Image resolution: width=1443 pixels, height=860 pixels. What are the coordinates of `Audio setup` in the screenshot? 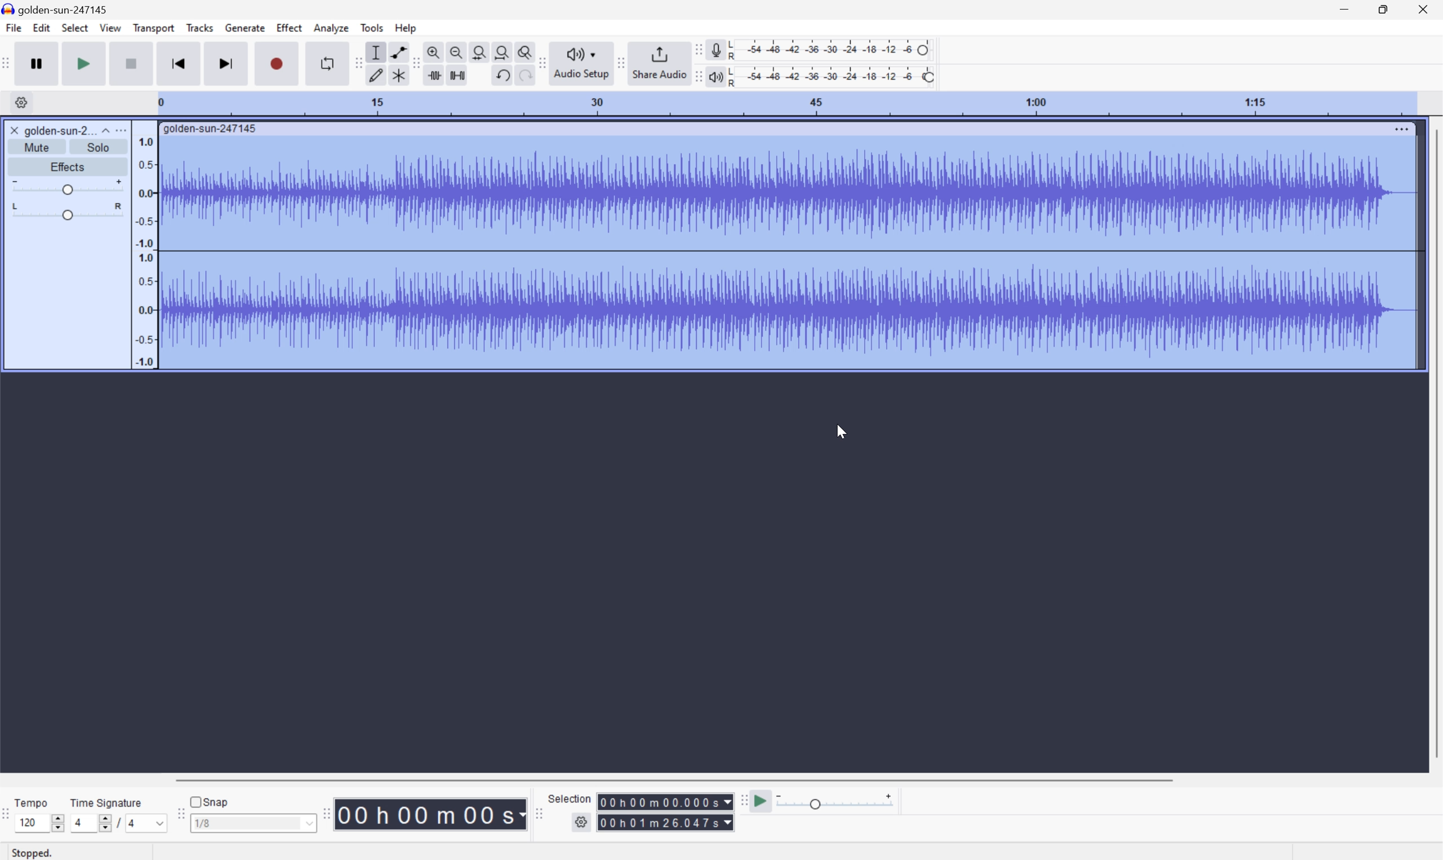 It's located at (582, 64).